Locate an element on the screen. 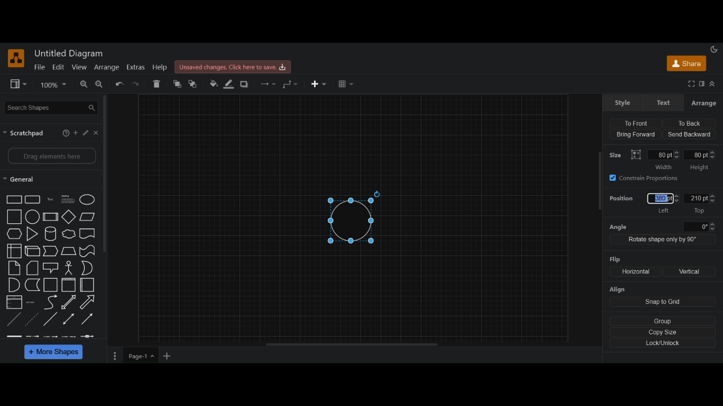  share is located at coordinates (687, 64).